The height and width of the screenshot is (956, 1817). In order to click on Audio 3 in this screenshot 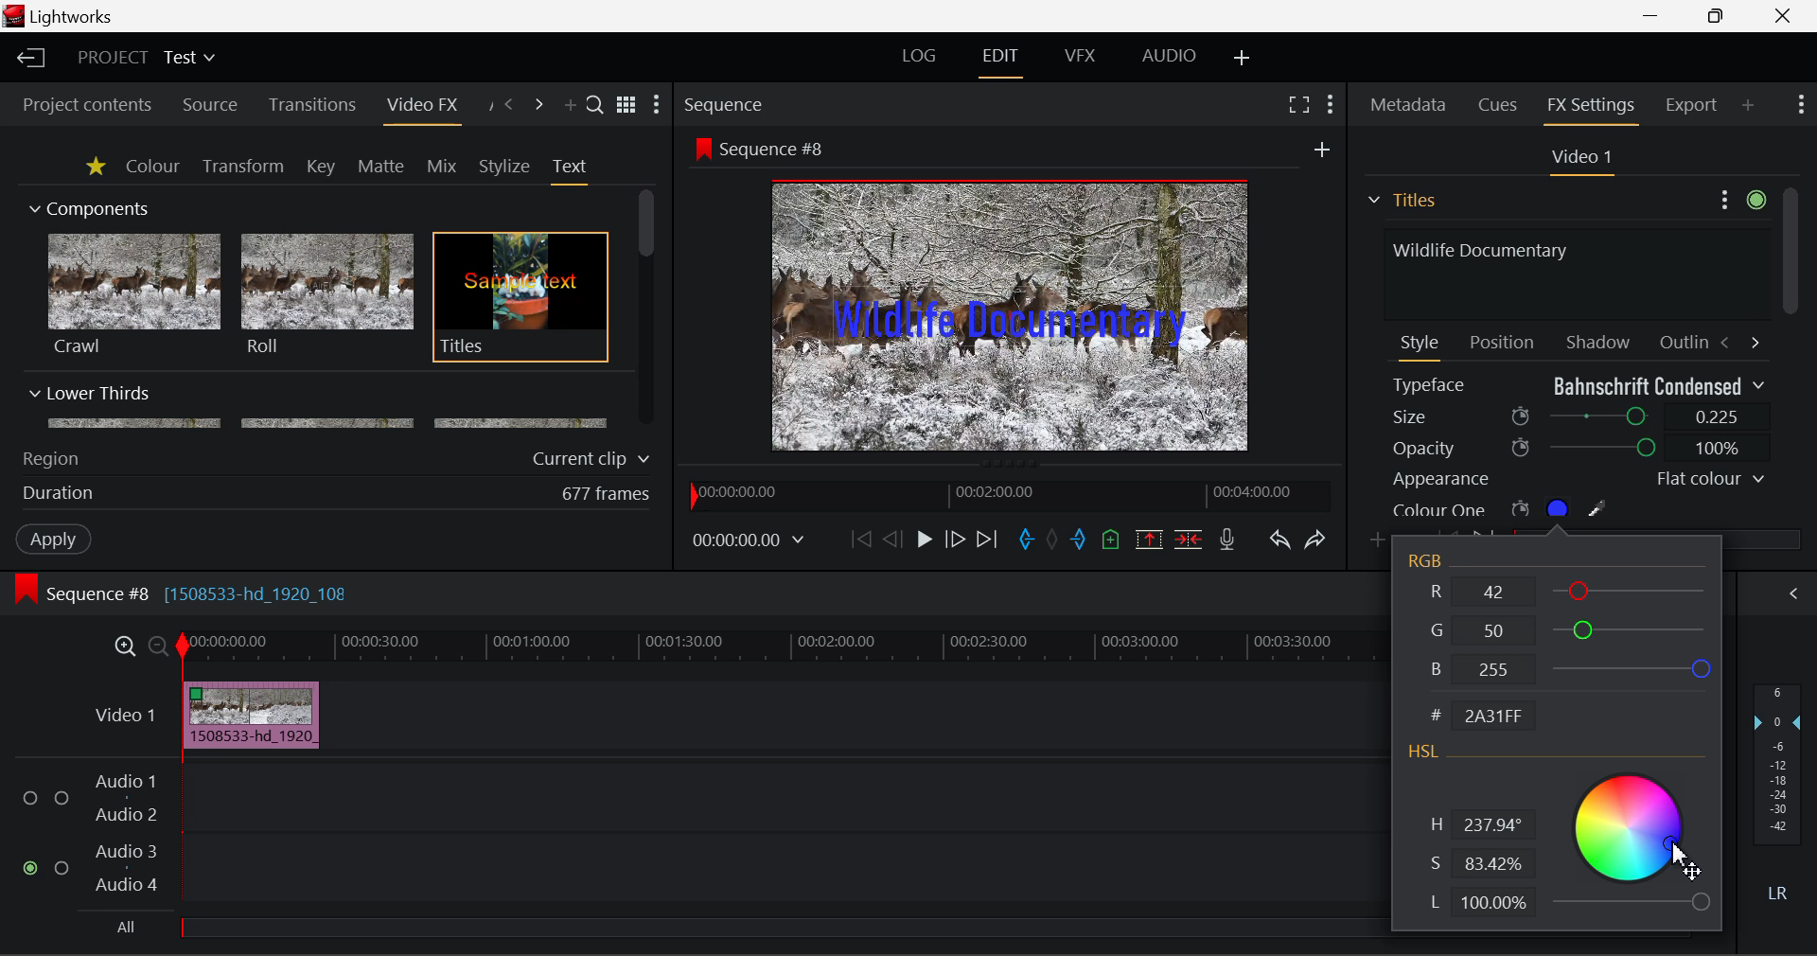, I will do `click(125, 850)`.